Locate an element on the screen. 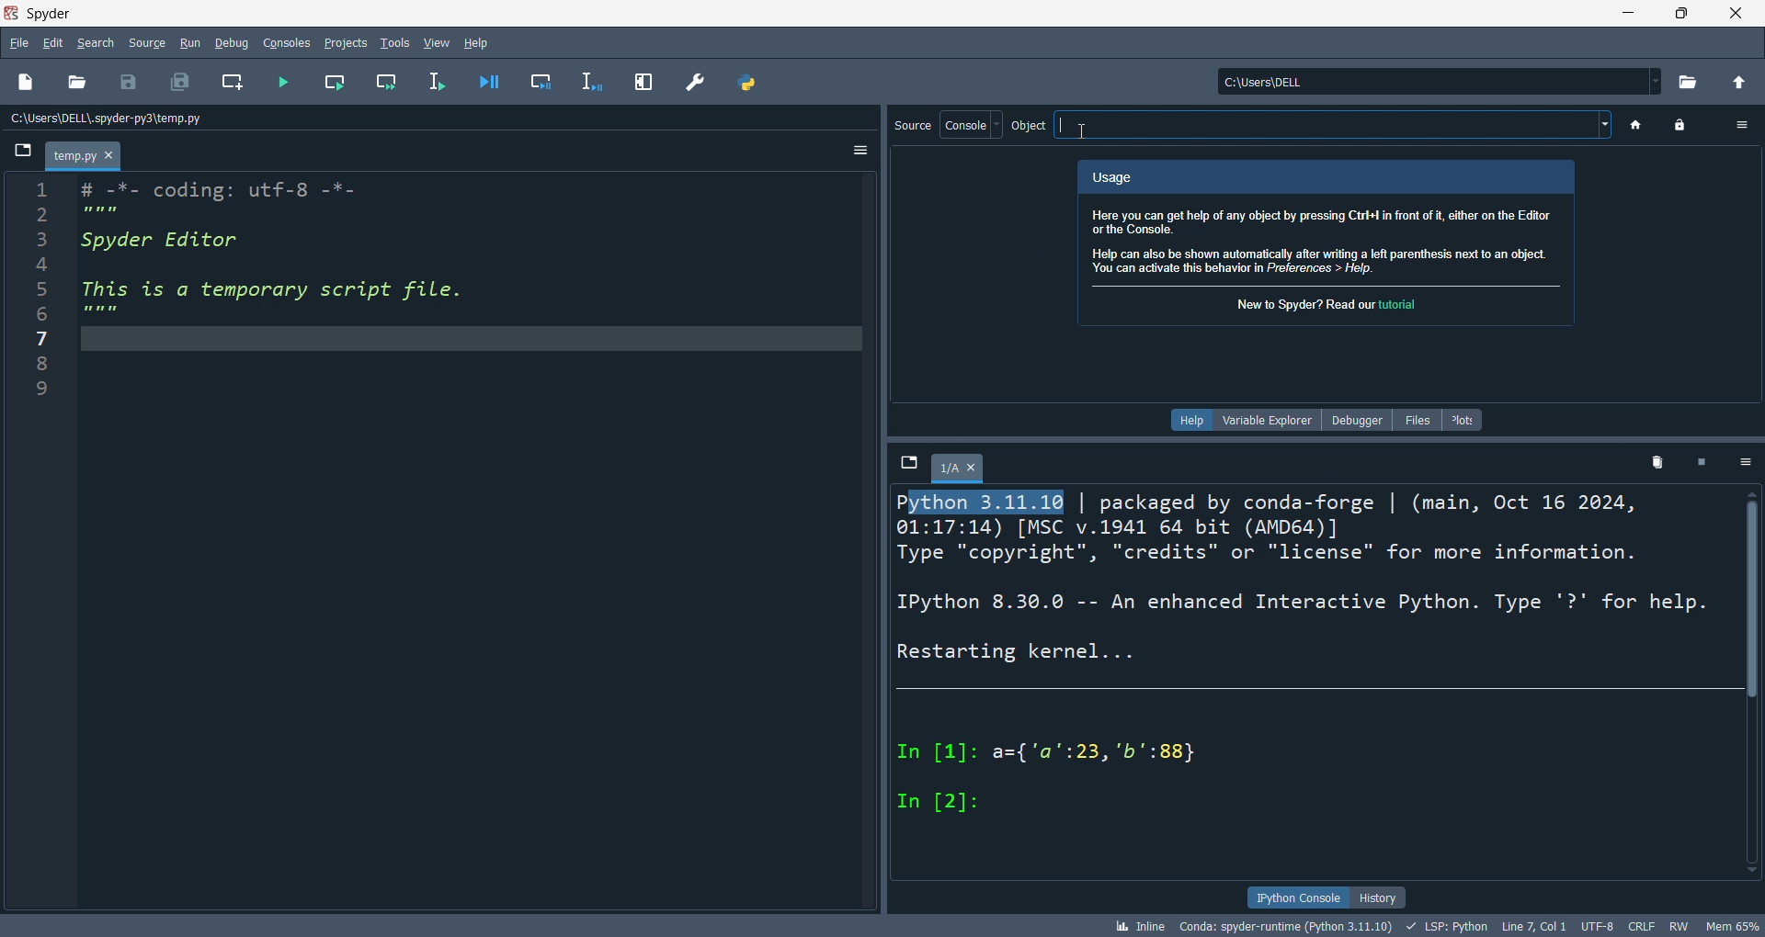  new cel is located at coordinates (232, 80).